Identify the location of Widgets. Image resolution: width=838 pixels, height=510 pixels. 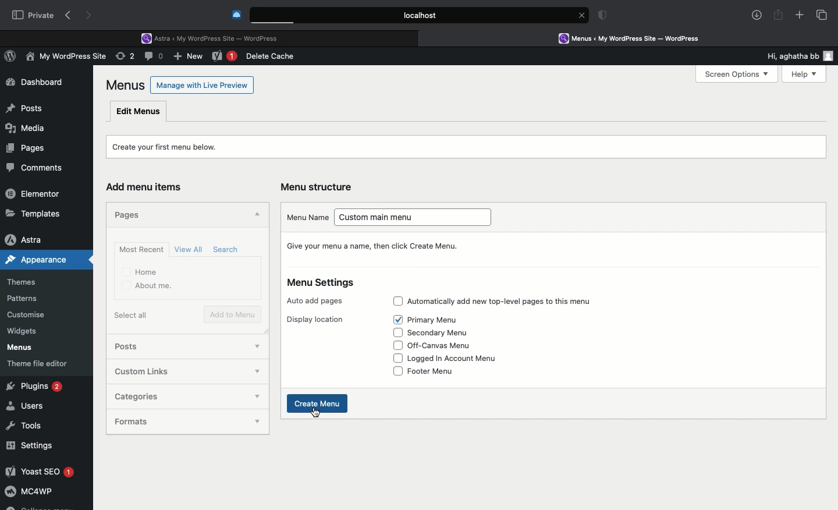
(23, 331).